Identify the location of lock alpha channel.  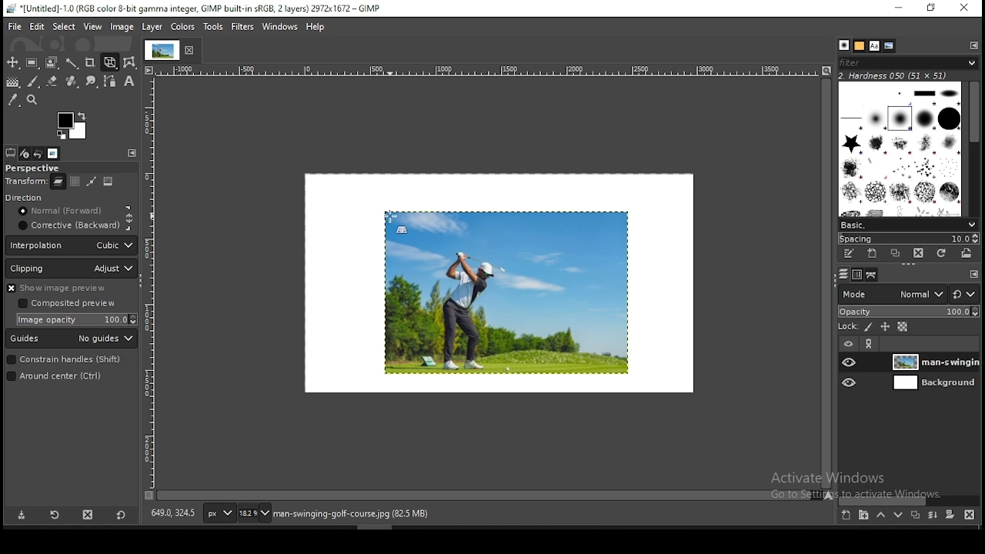
(902, 328).